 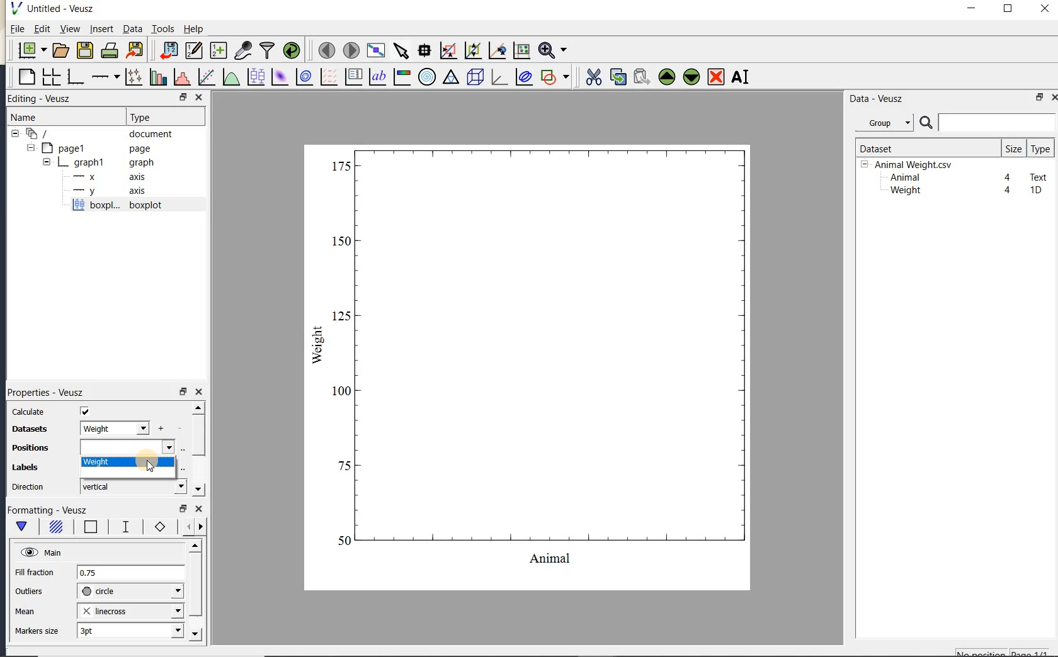 I want to click on Untitled-Veusz, so click(x=56, y=9).